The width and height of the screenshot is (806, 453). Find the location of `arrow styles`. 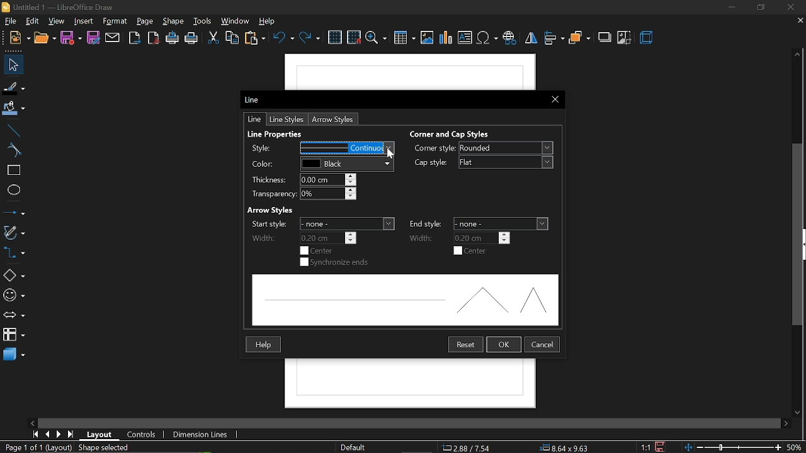

arrow styles is located at coordinates (332, 120).